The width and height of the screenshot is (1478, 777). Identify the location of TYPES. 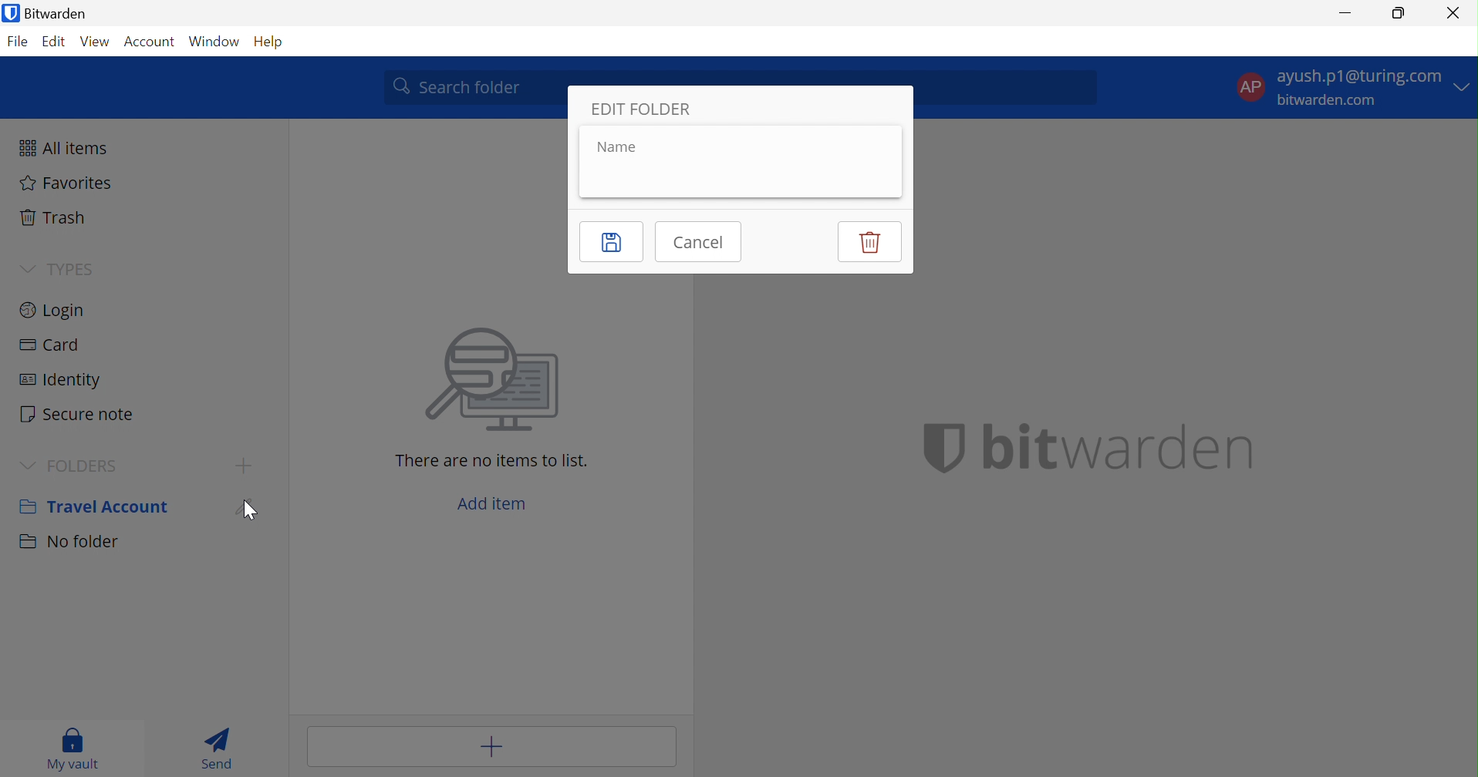
(73, 267).